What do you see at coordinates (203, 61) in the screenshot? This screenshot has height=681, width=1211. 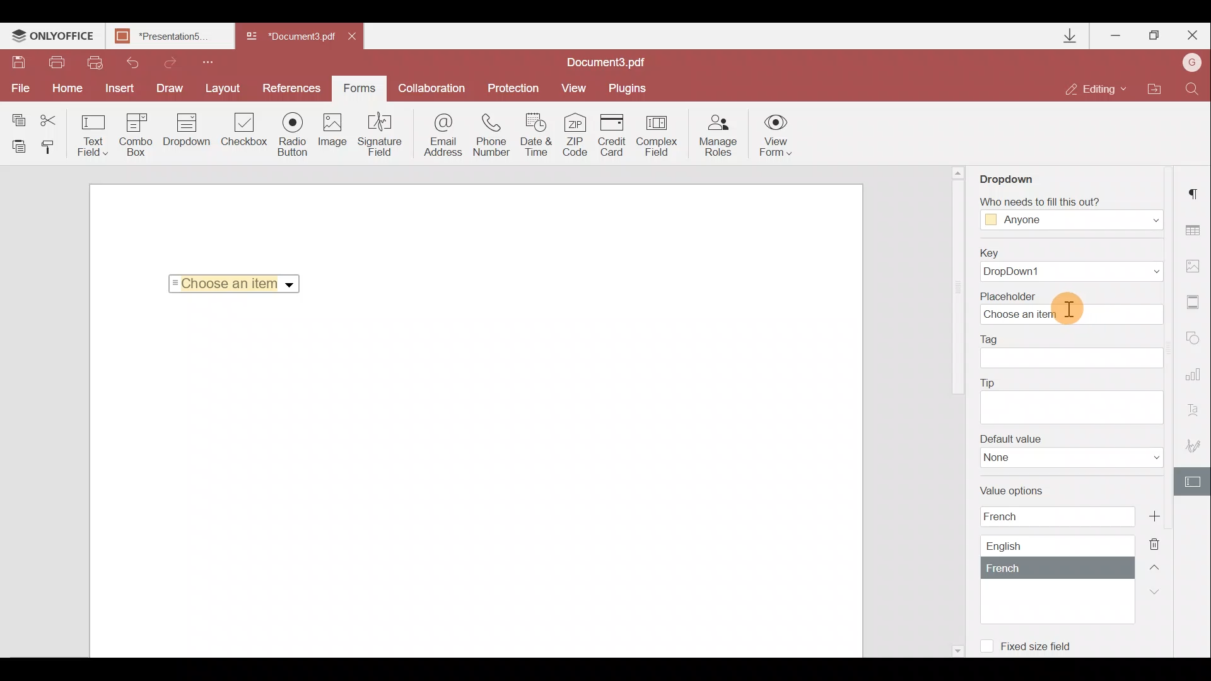 I see `Customize quick access toolbar` at bounding box center [203, 61].